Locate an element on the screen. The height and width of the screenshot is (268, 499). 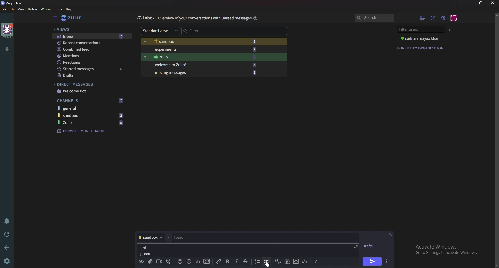
Back is located at coordinates (8, 247).